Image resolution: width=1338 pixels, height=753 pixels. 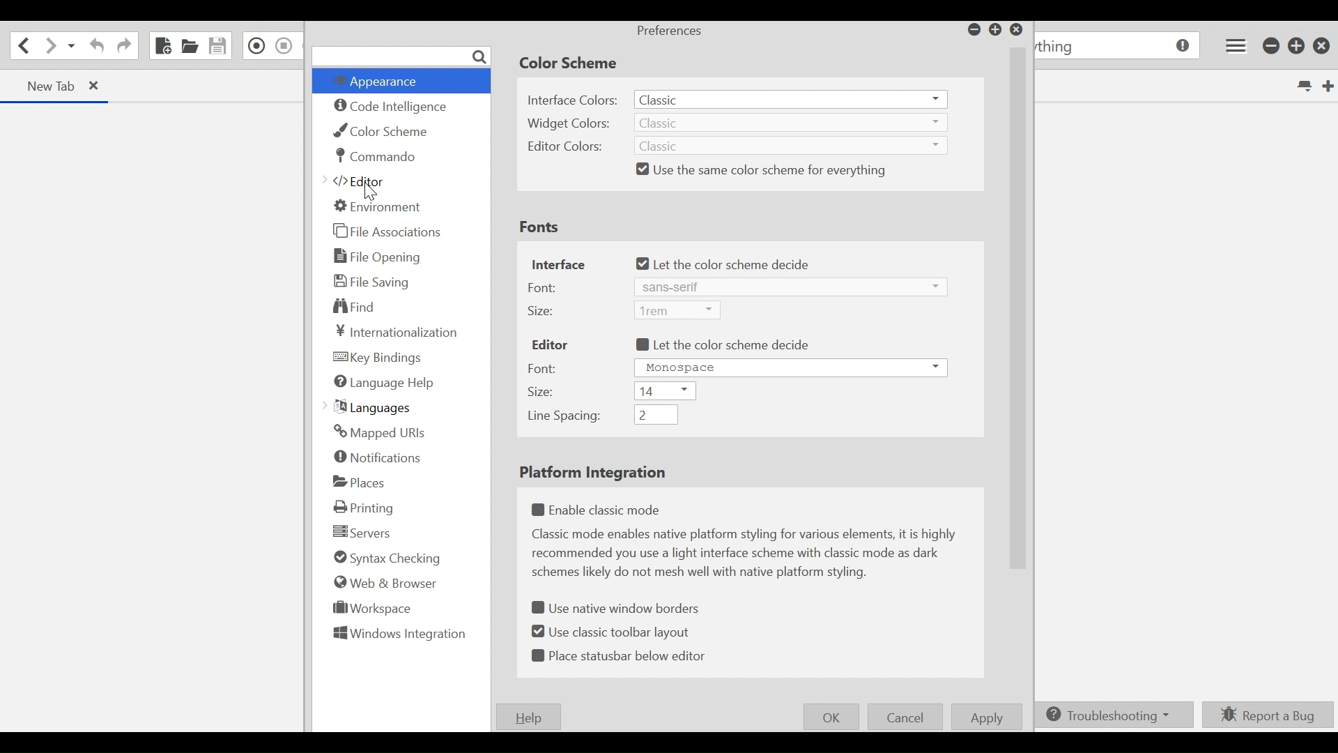 I want to click on Recording in Macro, so click(x=256, y=46).